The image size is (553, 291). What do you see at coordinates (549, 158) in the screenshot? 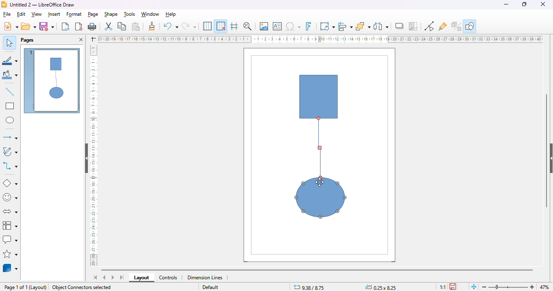
I see `show` at bounding box center [549, 158].